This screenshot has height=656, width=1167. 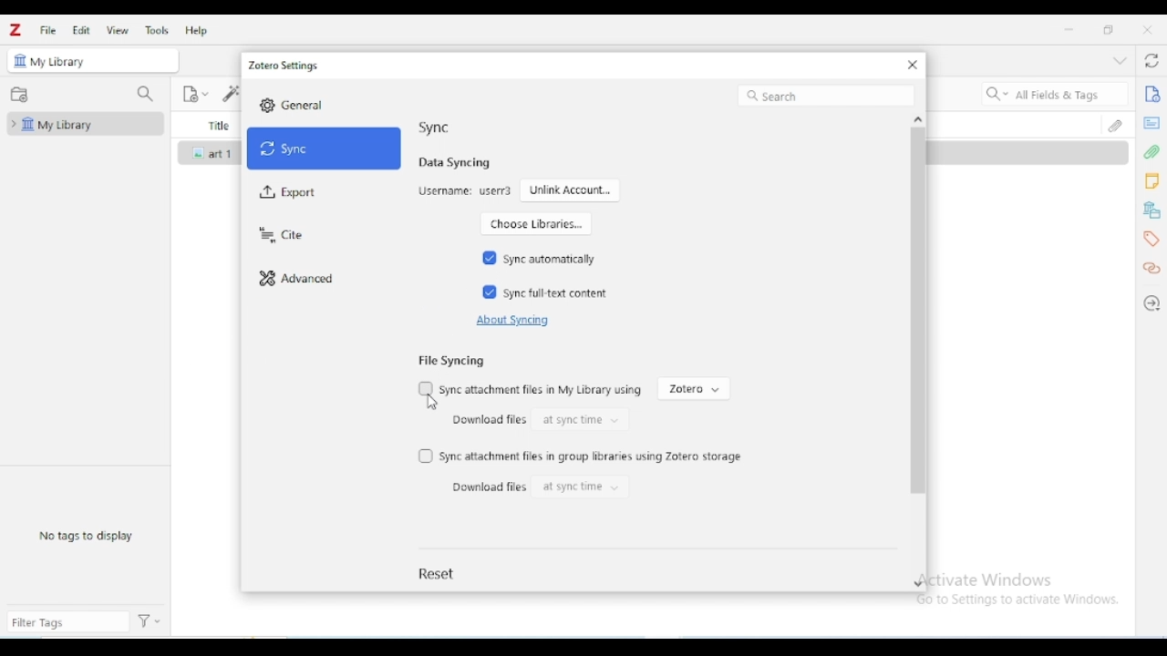 What do you see at coordinates (1053, 94) in the screenshot?
I see `search all fields & tags` at bounding box center [1053, 94].